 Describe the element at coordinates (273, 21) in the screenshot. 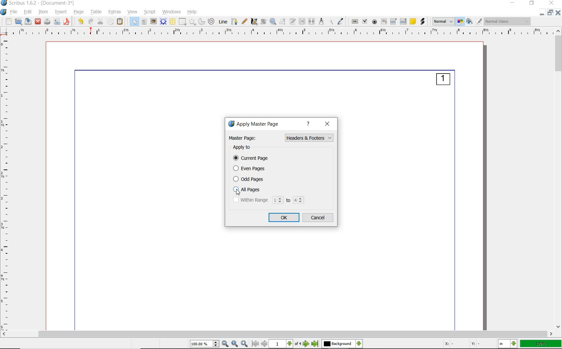

I see `zoom in or zoom out` at that location.